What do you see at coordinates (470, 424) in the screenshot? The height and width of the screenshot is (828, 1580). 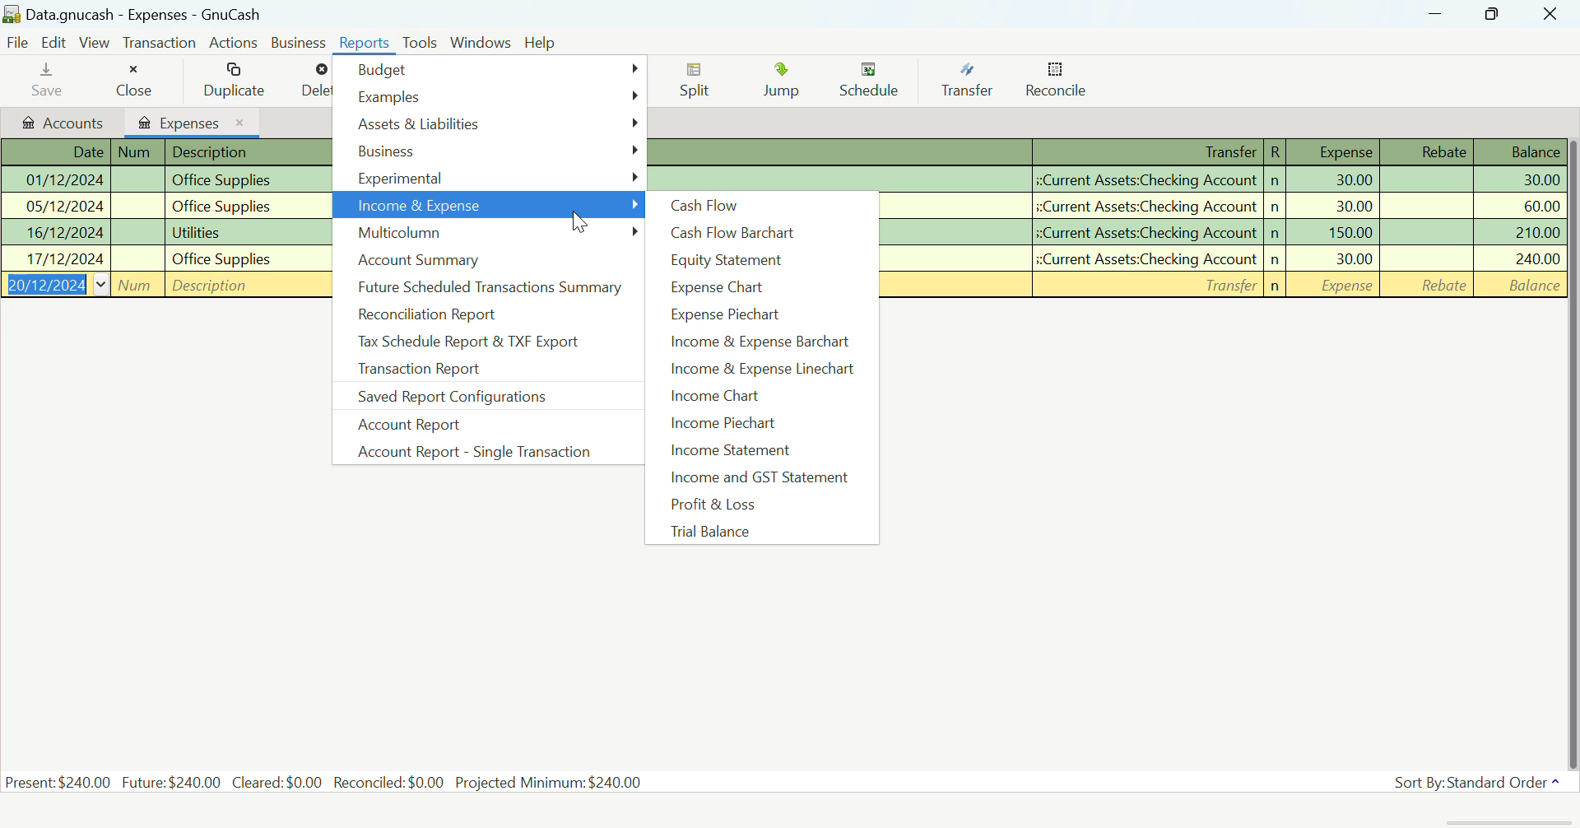 I see `Account Report` at bounding box center [470, 424].